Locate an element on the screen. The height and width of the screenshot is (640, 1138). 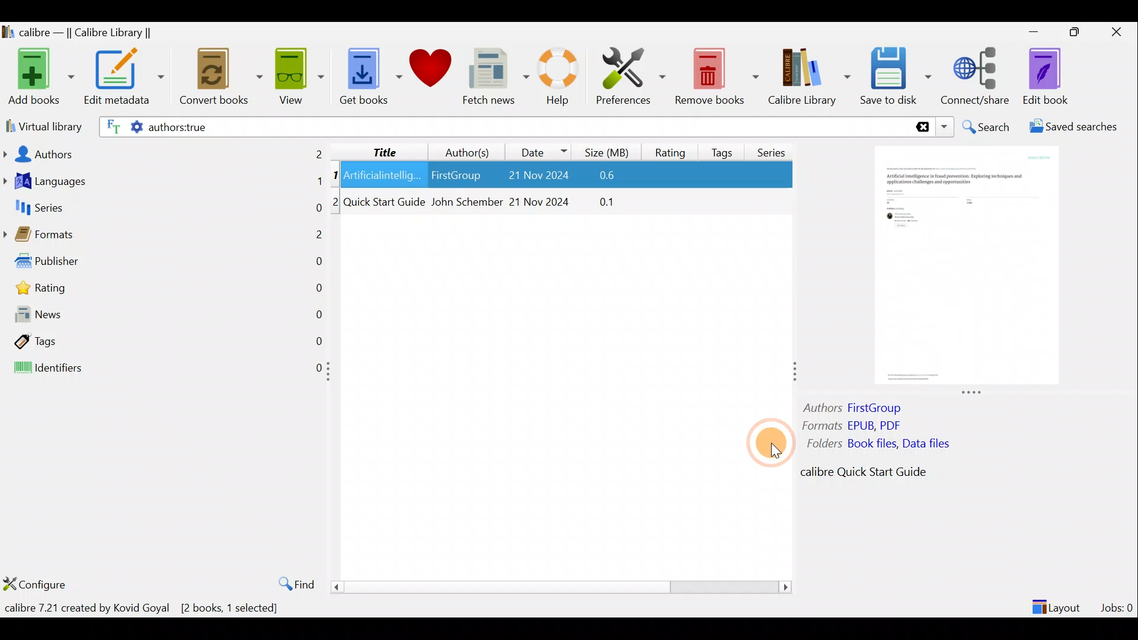
Folder: Book files, Data Files is located at coordinates (875, 443).